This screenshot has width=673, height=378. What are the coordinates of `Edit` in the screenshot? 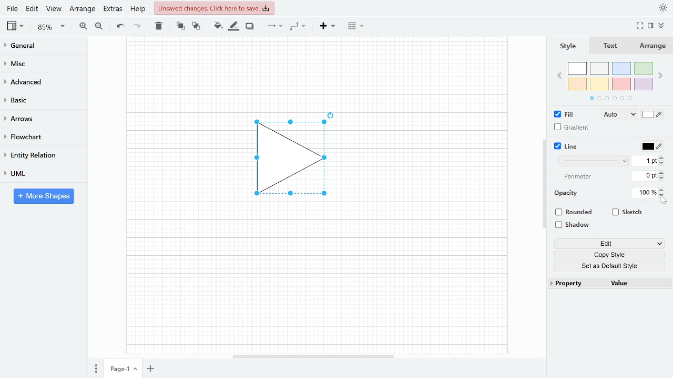 It's located at (33, 8).